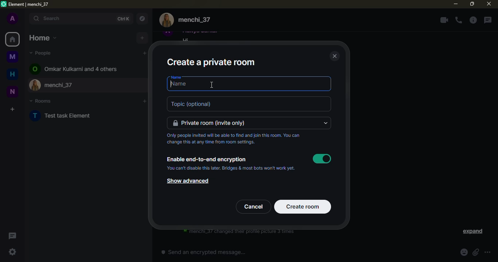  I want to click on minimize, so click(456, 4).